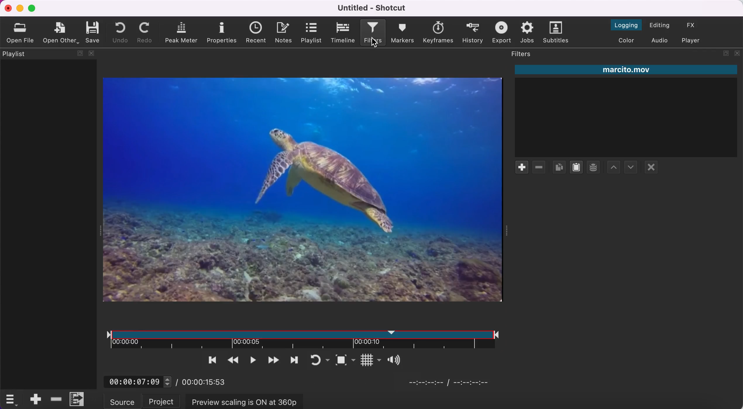 The image size is (743, 409). Describe the element at coordinates (437, 31) in the screenshot. I see `keyframes` at that location.